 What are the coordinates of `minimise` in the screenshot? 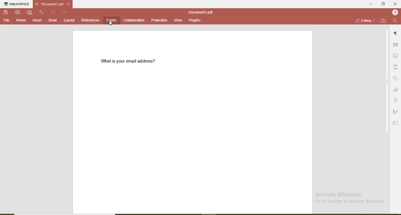 It's located at (369, 4).